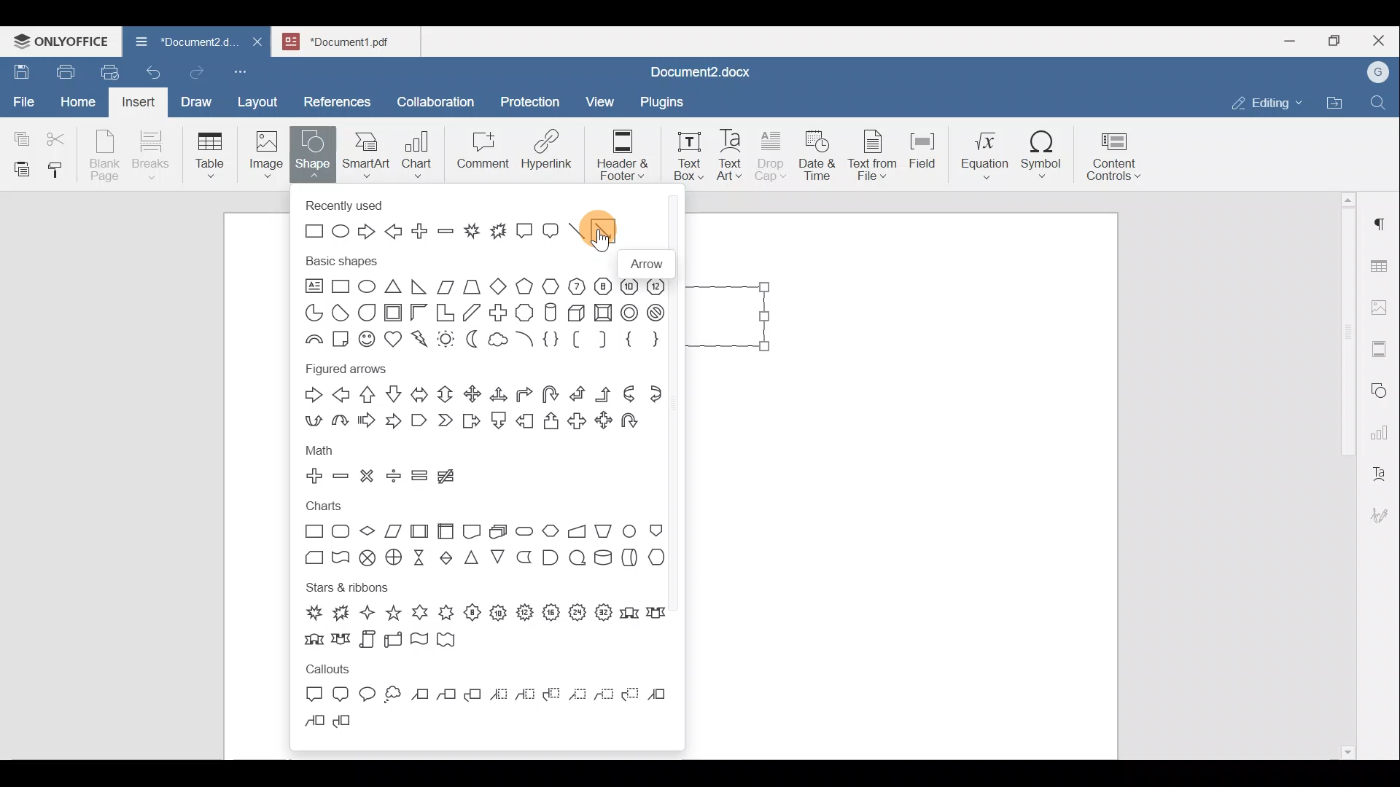  Describe the element at coordinates (480, 302) in the screenshot. I see `Basic shapes` at that location.